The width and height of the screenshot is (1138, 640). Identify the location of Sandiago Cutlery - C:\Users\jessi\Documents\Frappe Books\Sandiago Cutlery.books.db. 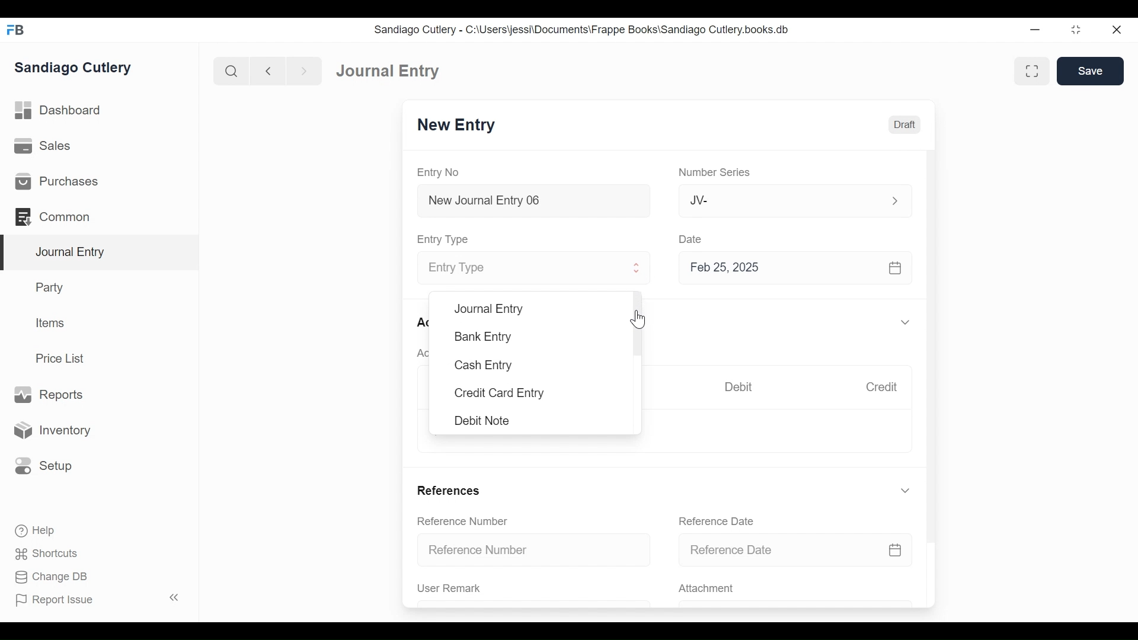
(582, 30).